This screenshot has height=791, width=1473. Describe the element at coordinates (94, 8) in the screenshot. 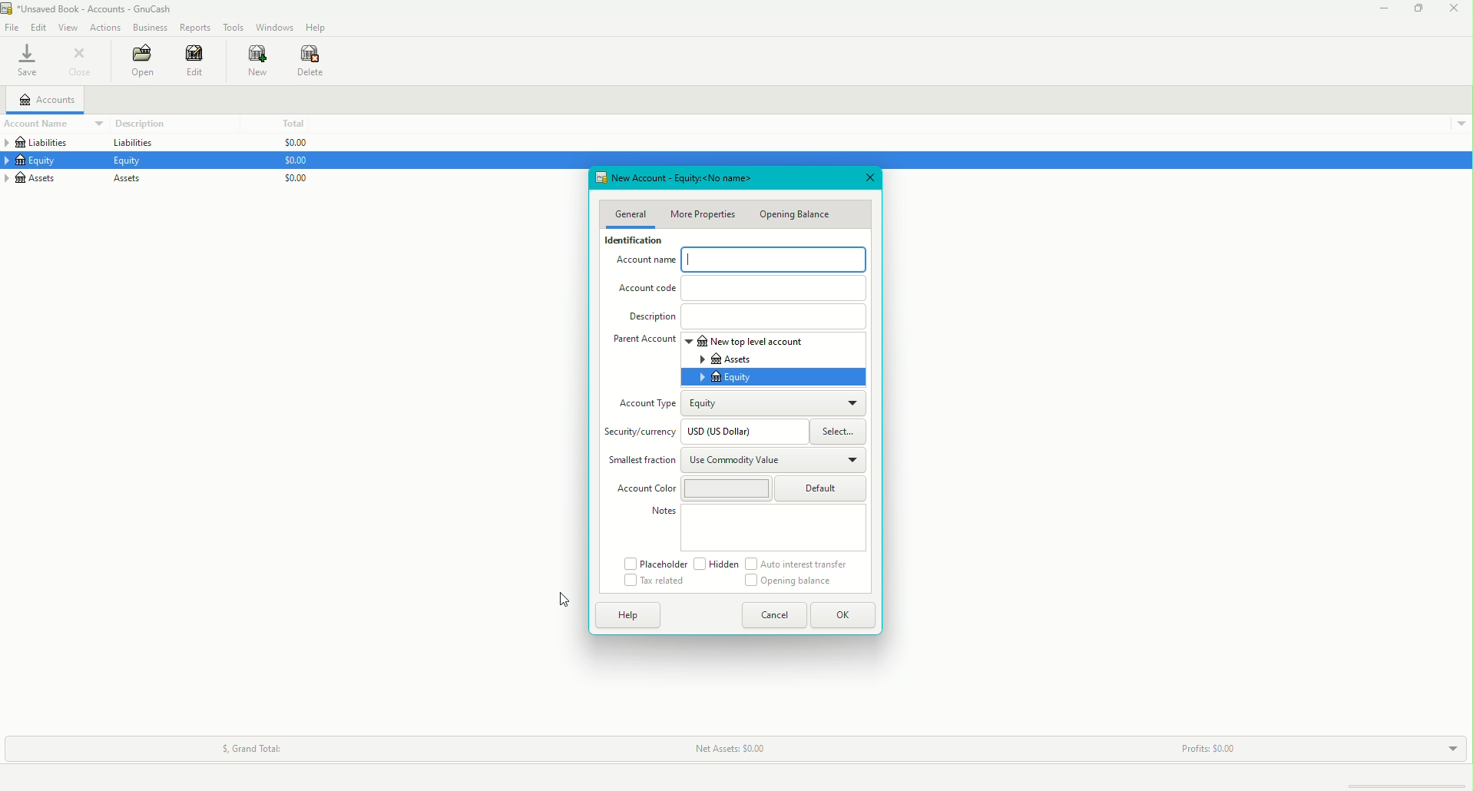

I see `unsaved book` at that location.